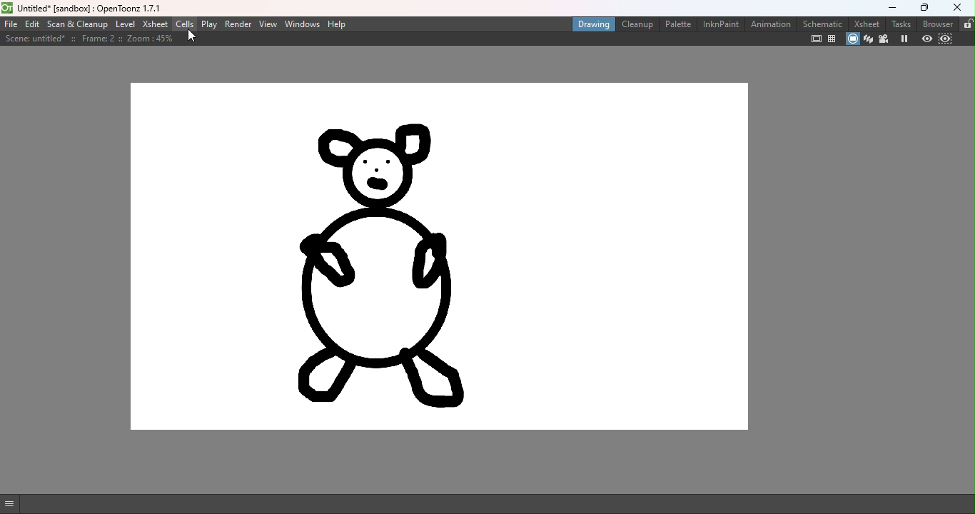 Image resolution: width=975 pixels, height=514 pixels. What do you see at coordinates (967, 24) in the screenshot?
I see `Rooms tab` at bounding box center [967, 24].